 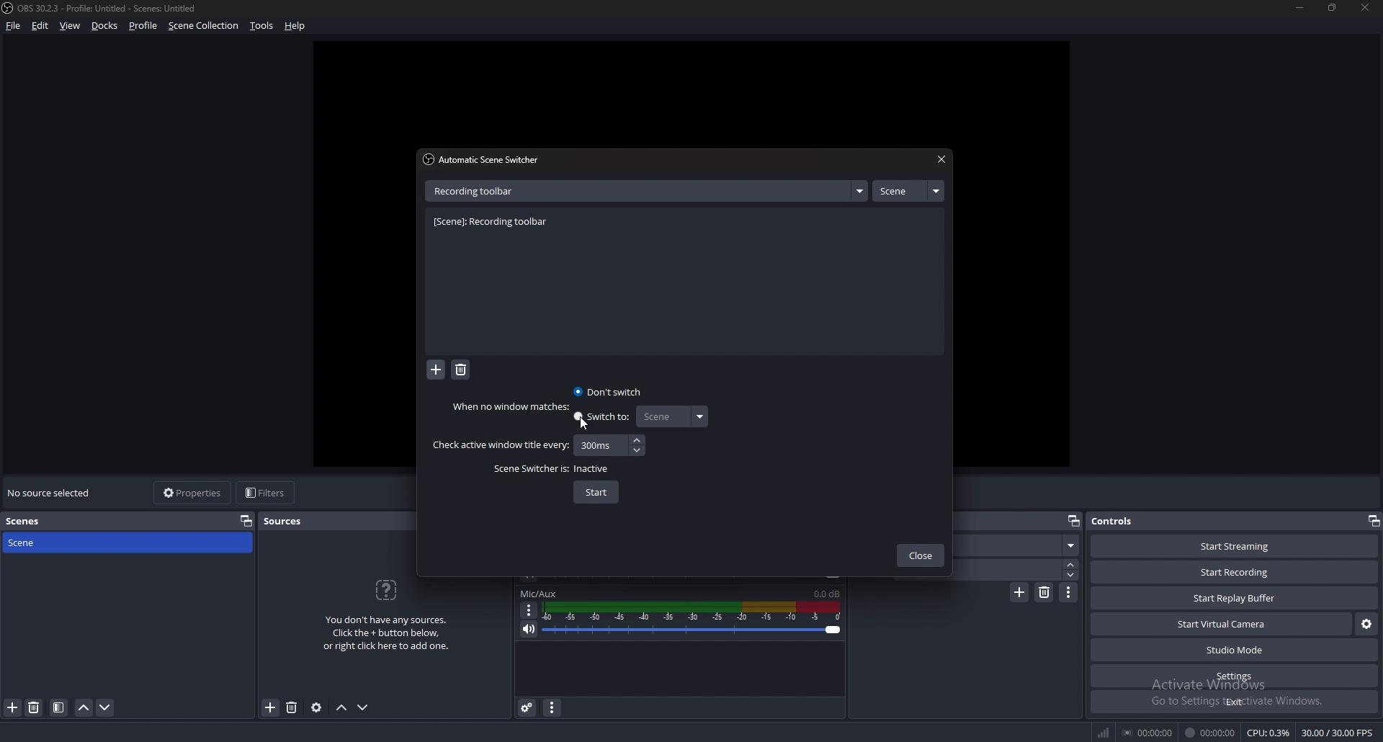 I want to click on studio mode, so click(x=1235, y=651).